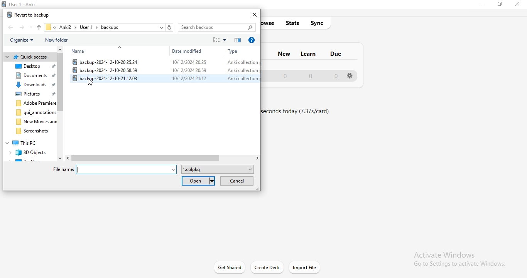 The image size is (527, 278). What do you see at coordinates (220, 40) in the screenshot?
I see `sort` at bounding box center [220, 40].